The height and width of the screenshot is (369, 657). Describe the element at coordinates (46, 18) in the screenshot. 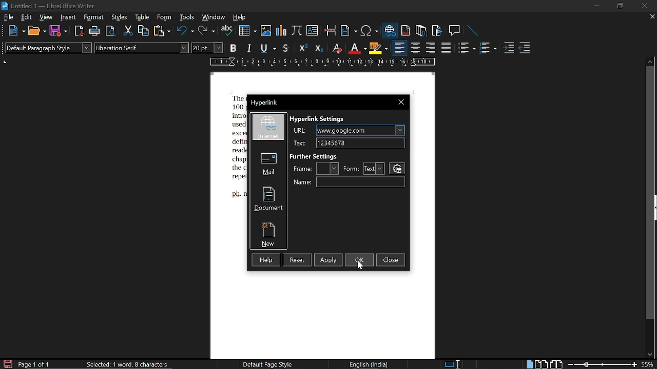

I see `view` at that location.